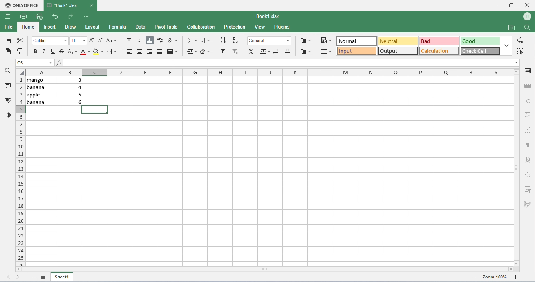  I want to click on collaboration, so click(202, 27).